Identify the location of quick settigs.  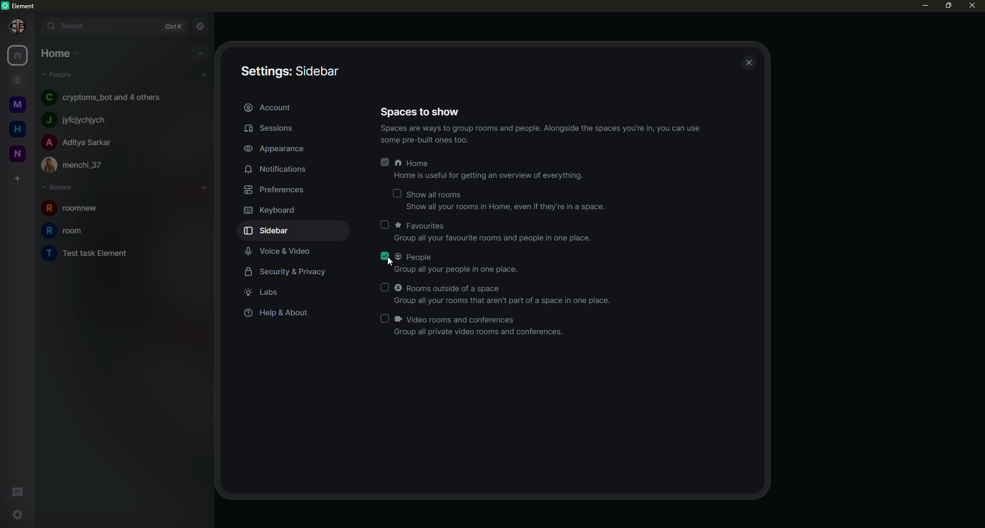
(19, 516).